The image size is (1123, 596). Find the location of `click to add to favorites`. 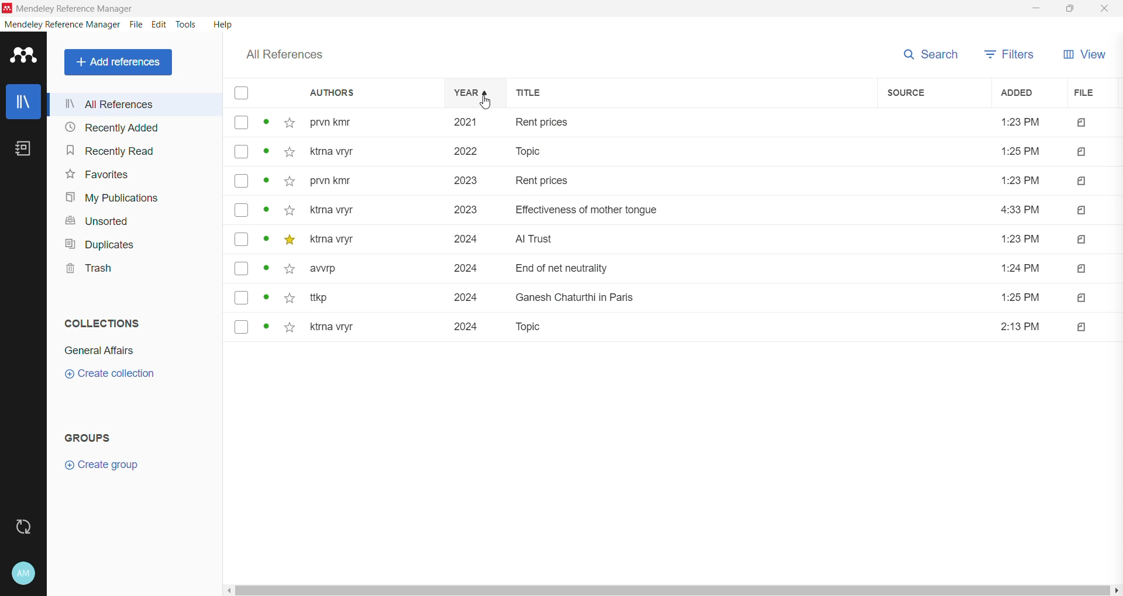

click to add to favorites is located at coordinates (290, 152).